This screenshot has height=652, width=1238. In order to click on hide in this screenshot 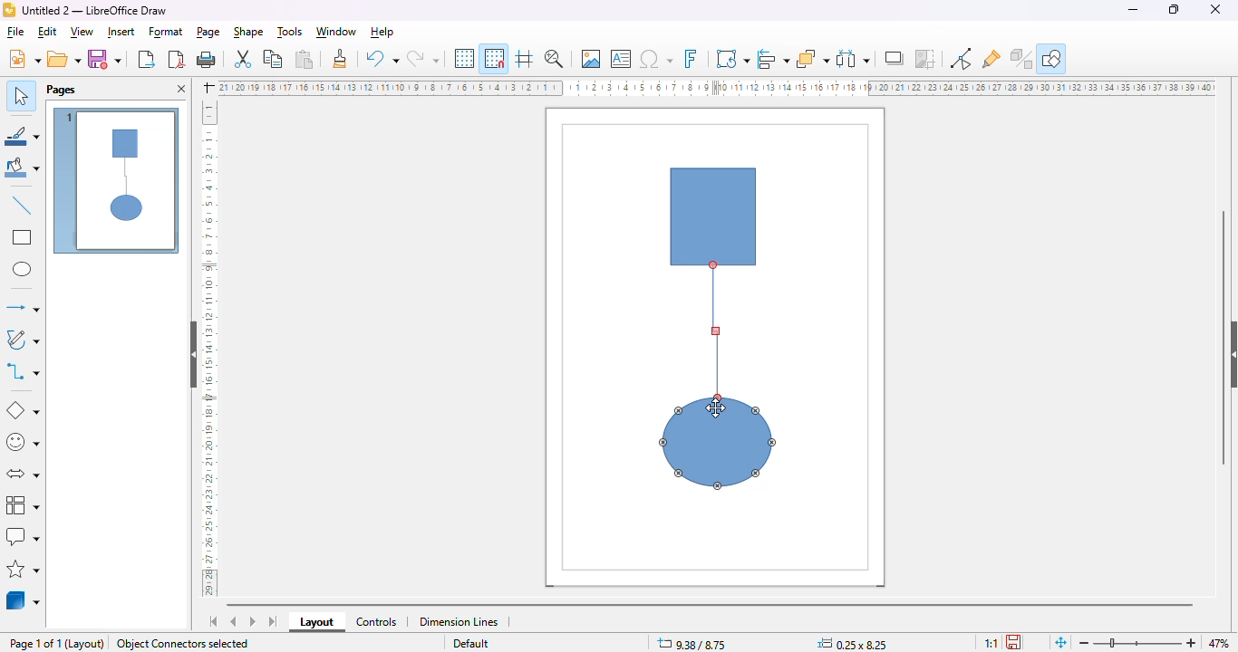, I will do `click(195, 355)`.